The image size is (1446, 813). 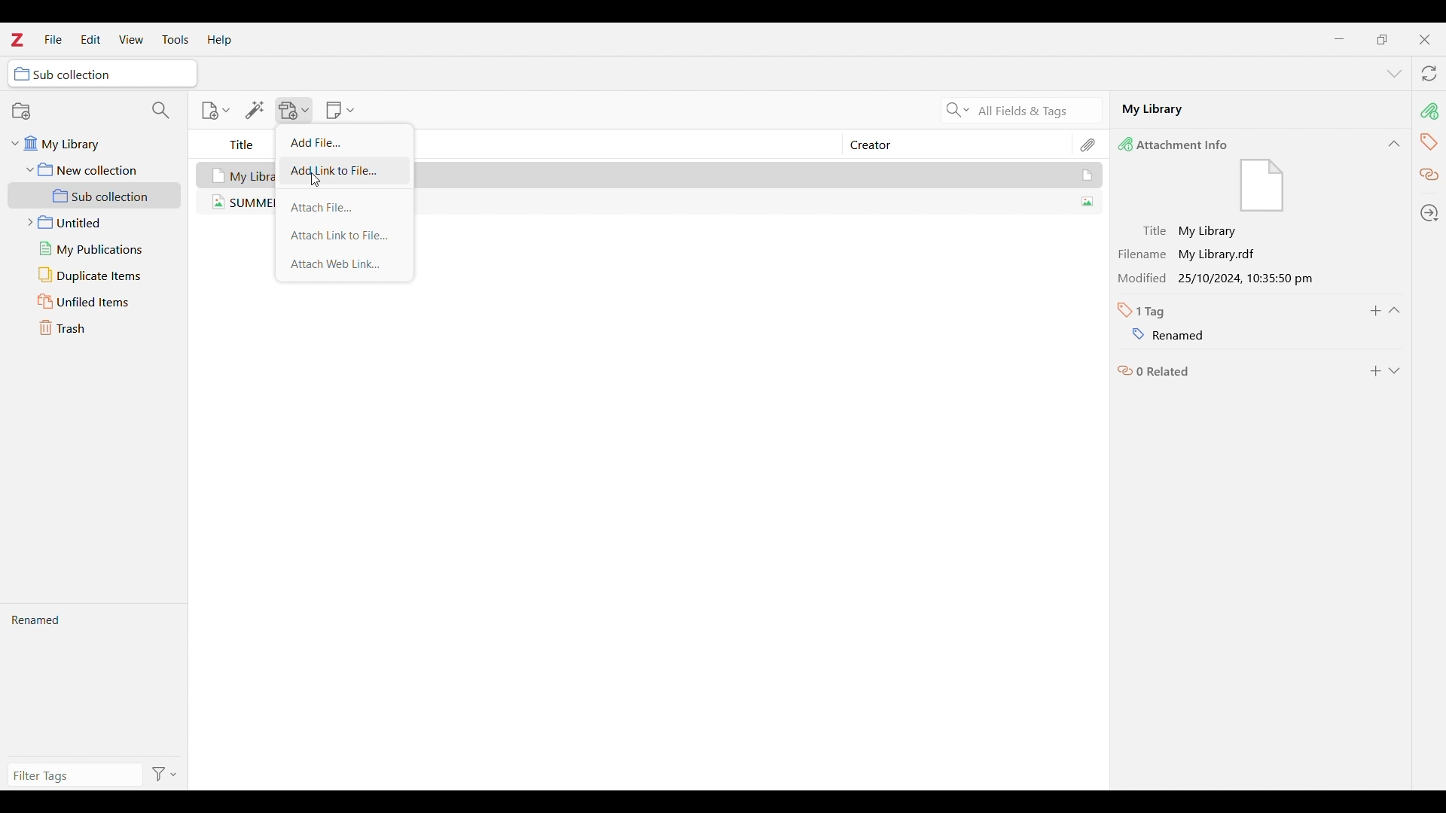 What do you see at coordinates (1429, 142) in the screenshot?
I see `Tags` at bounding box center [1429, 142].